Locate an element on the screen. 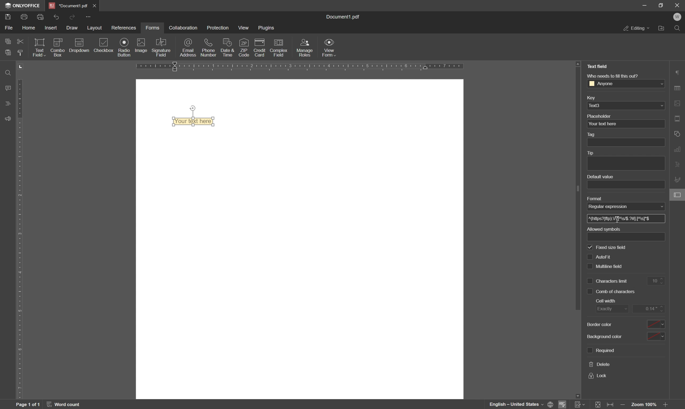 Image resolution: width=685 pixels, height=409 pixels. fit to width is located at coordinates (611, 405).